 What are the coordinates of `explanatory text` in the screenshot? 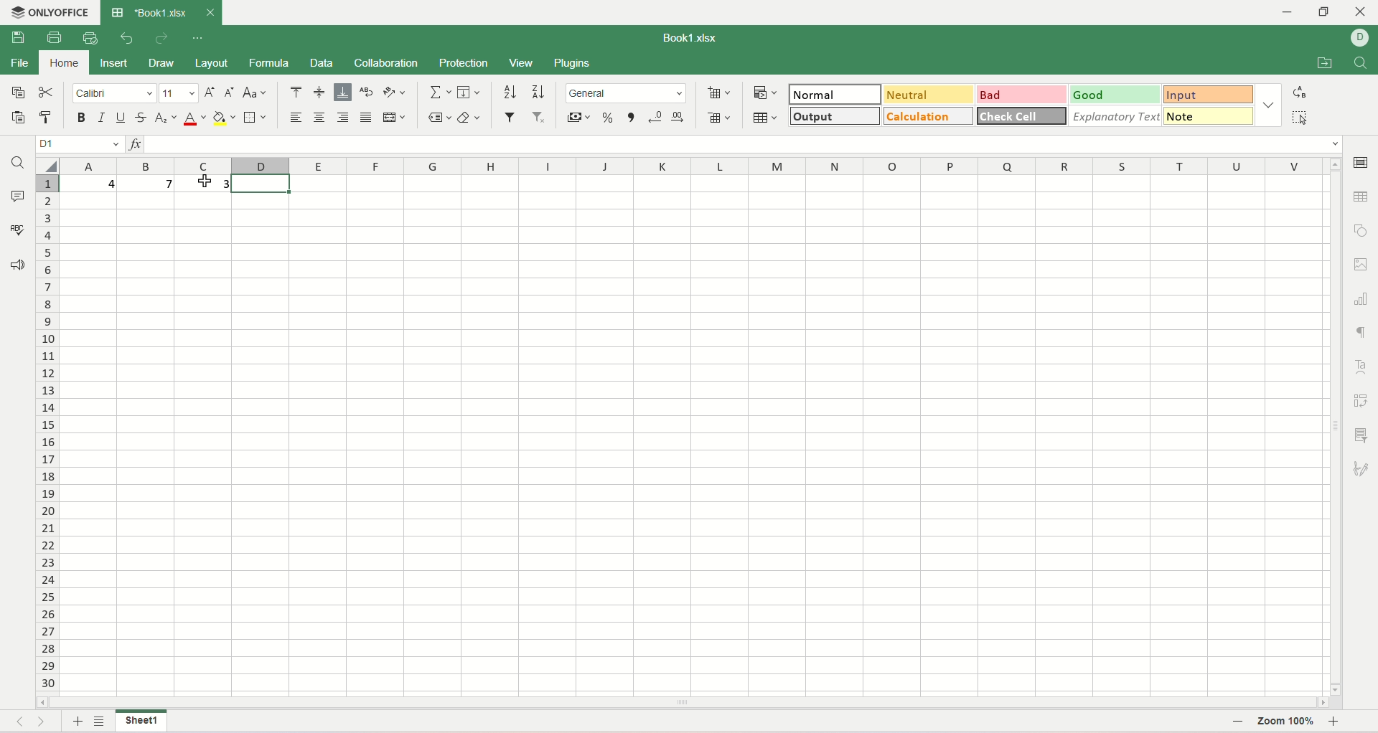 It's located at (1115, 115).